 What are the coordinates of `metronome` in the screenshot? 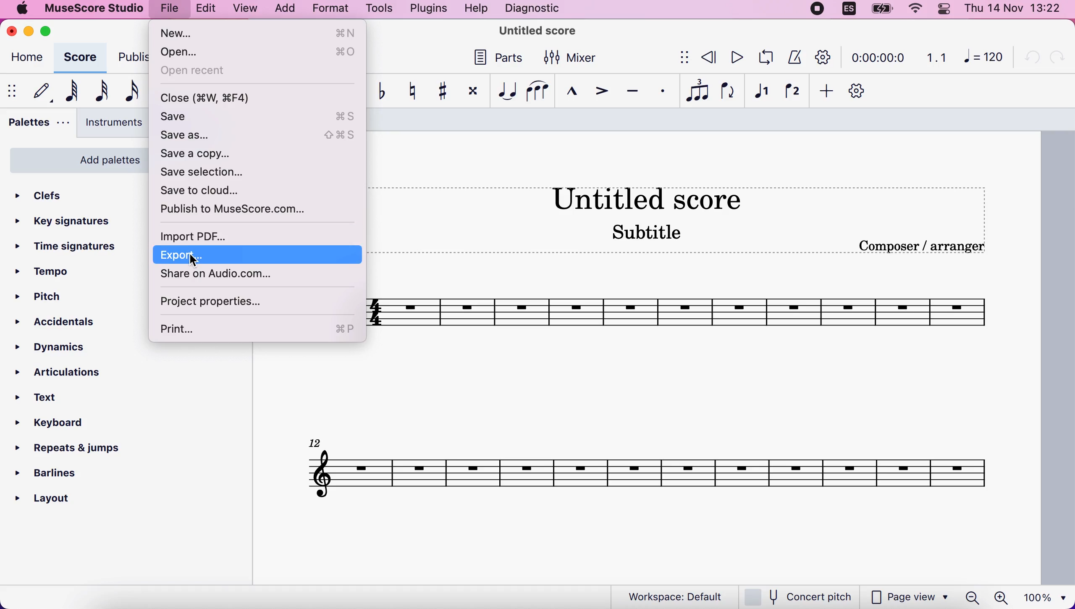 It's located at (793, 58).